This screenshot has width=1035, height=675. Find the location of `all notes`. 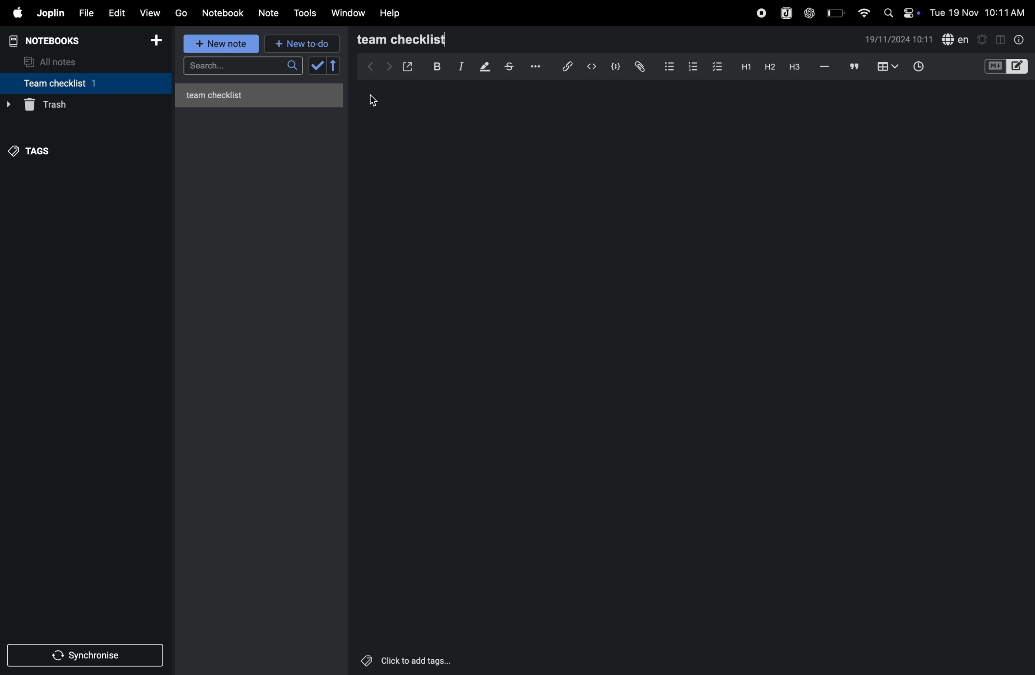

all notes is located at coordinates (57, 61).